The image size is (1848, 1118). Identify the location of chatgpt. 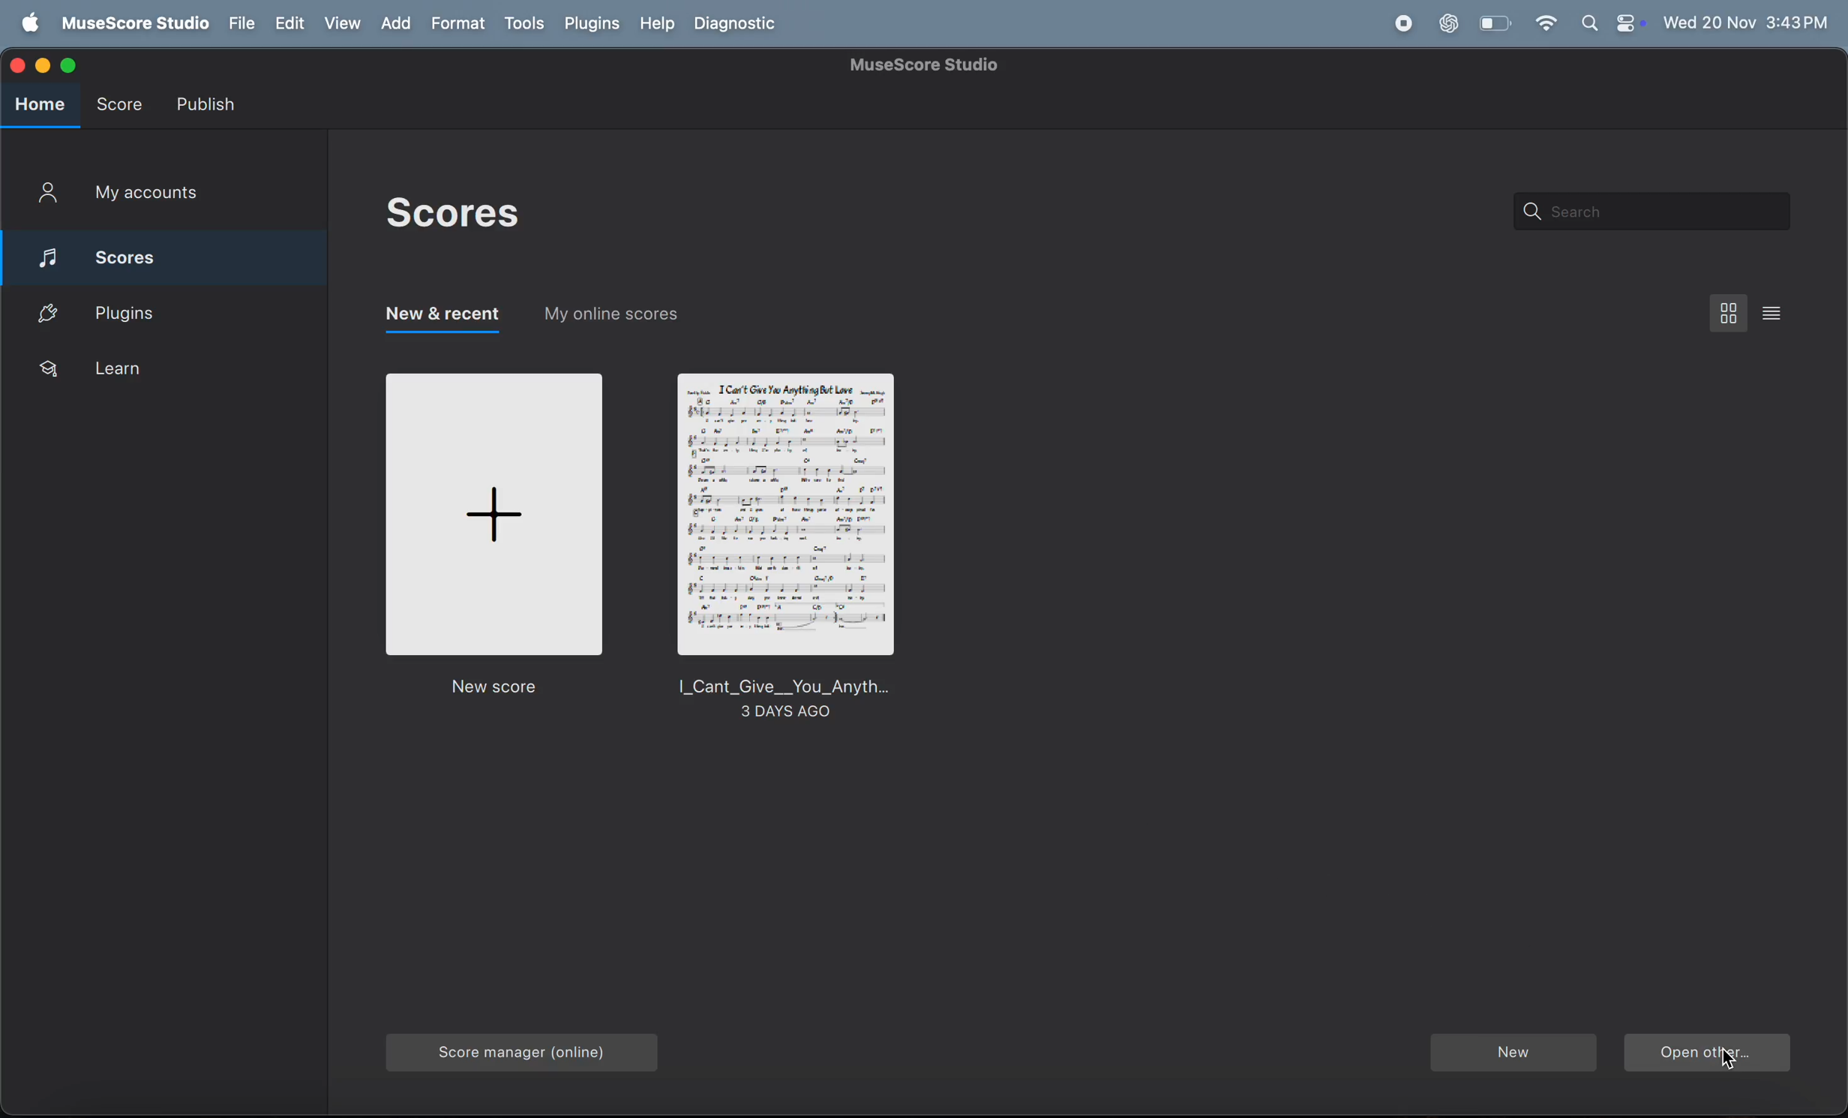
(1445, 23).